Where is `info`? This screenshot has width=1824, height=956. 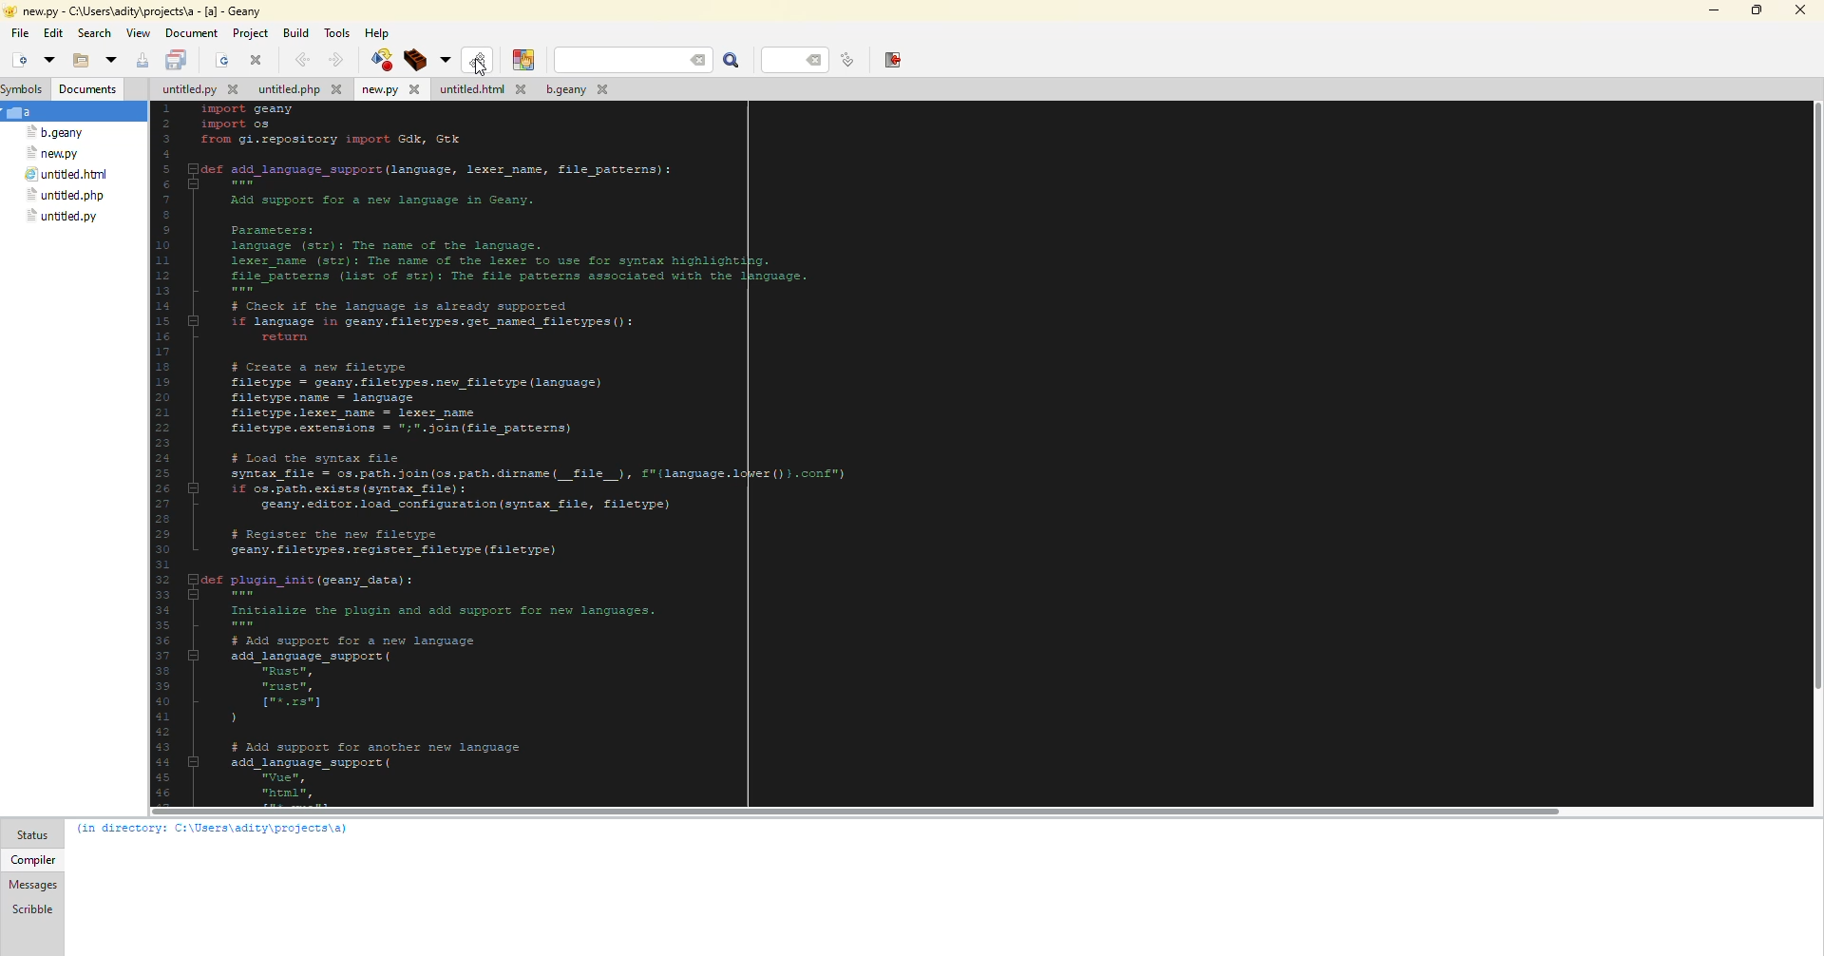
info is located at coordinates (215, 829).